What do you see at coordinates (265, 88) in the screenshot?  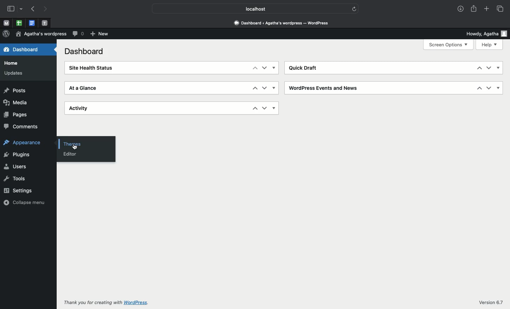 I see `Down` at bounding box center [265, 88].